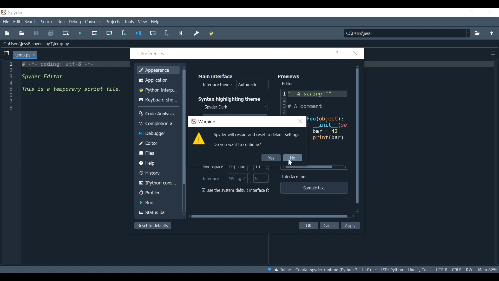  Describe the element at coordinates (158, 173) in the screenshot. I see `History` at that location.